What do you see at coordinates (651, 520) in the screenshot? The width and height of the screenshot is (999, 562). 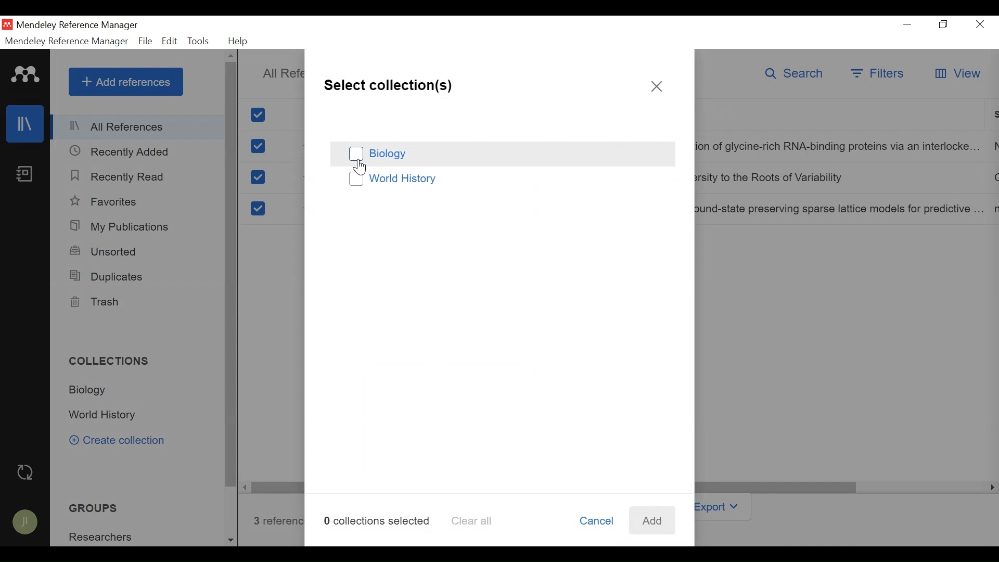 I see `Add` at bounding box center [651, 520].